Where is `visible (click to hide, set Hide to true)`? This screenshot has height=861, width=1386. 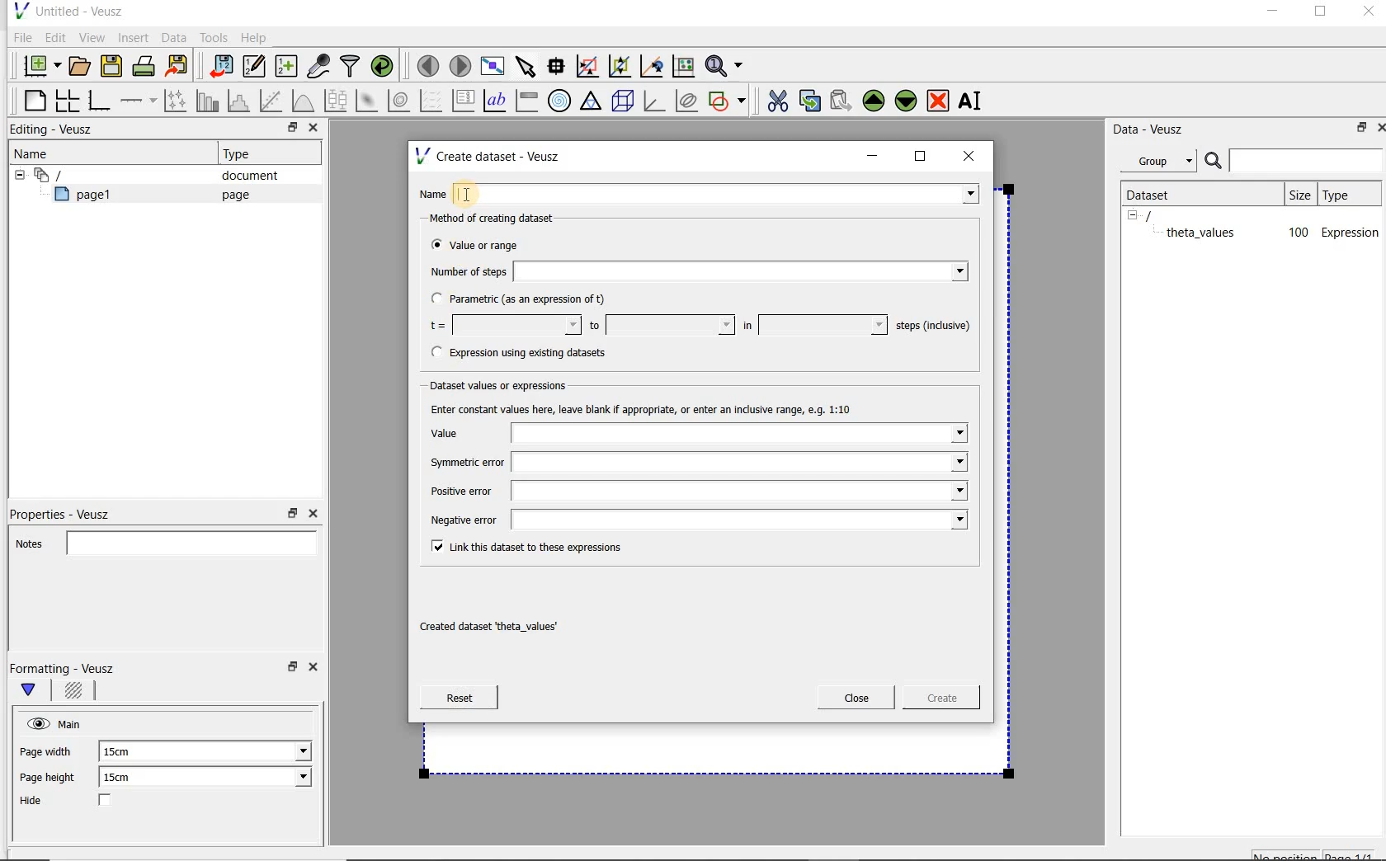 visible (click to hide, set Hide to true) is located at coordinates (35, 723).